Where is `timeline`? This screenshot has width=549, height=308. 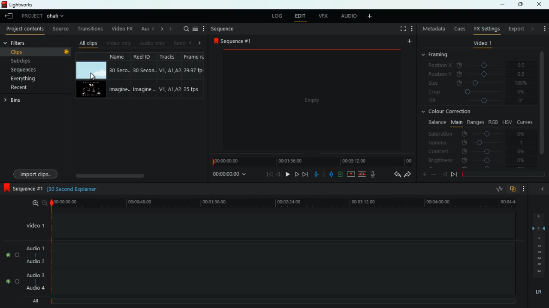
timeline is located at coordinates (505, 175).